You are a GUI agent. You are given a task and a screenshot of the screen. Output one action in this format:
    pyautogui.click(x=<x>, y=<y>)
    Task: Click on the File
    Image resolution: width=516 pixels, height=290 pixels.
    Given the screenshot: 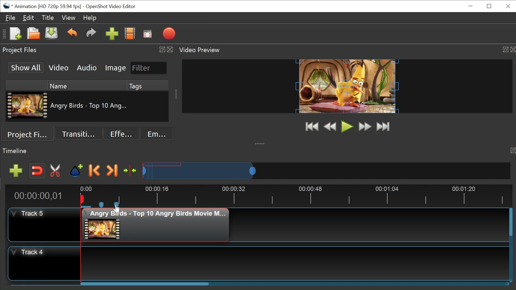 What is the action you would take?
    pyautogui.click(x=11, y=18)
    